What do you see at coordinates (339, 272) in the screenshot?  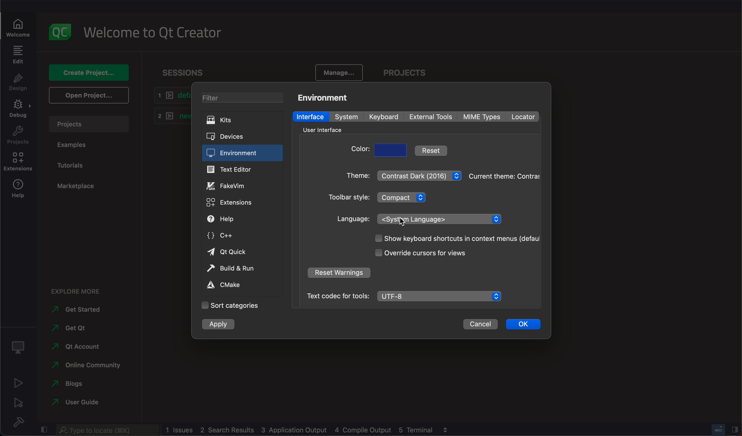 I see `reser` at bounding box center [339, 272].